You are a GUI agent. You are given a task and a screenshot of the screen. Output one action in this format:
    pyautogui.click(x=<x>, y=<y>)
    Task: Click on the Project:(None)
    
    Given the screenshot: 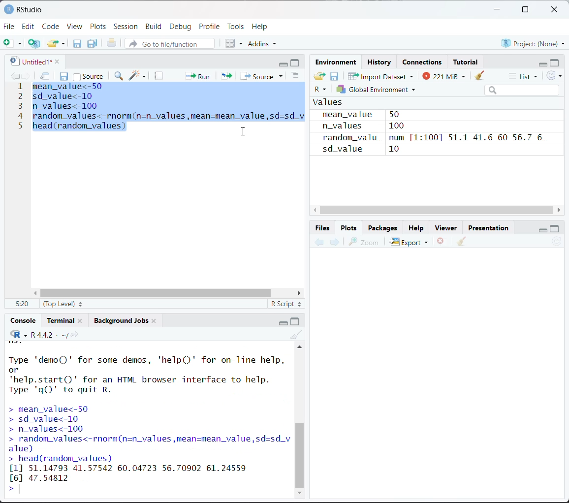 What is the action you would take?
    pyautogui.click(x=533, y=42)
    